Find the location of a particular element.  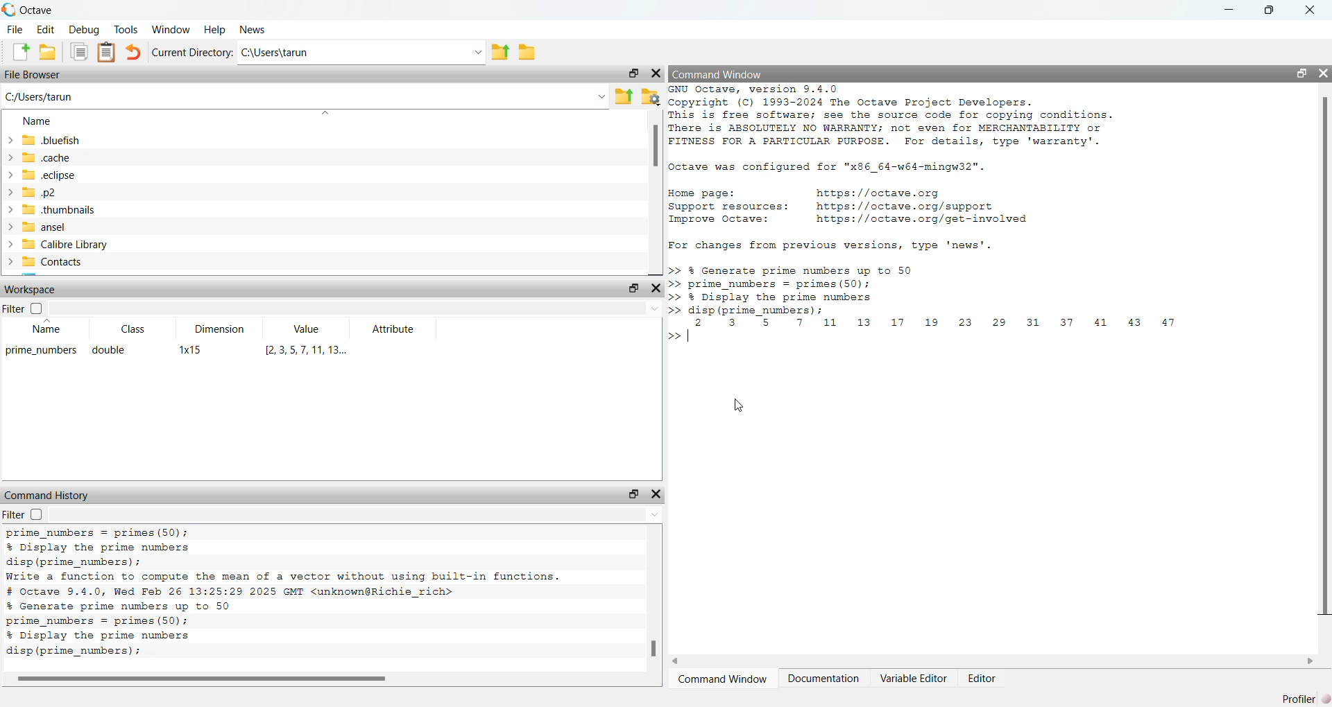

workspace is located at coordinates (31, 289).